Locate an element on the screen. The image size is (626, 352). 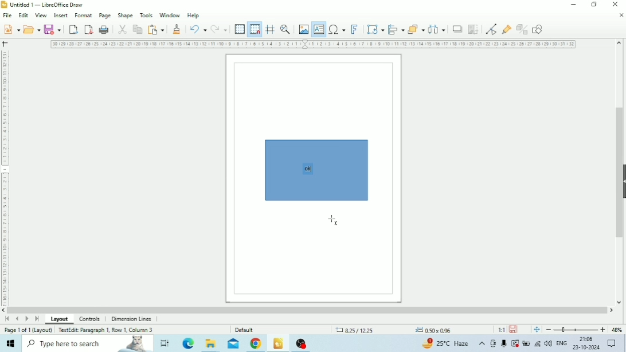
Cursor is located at coordinates (334, 220).